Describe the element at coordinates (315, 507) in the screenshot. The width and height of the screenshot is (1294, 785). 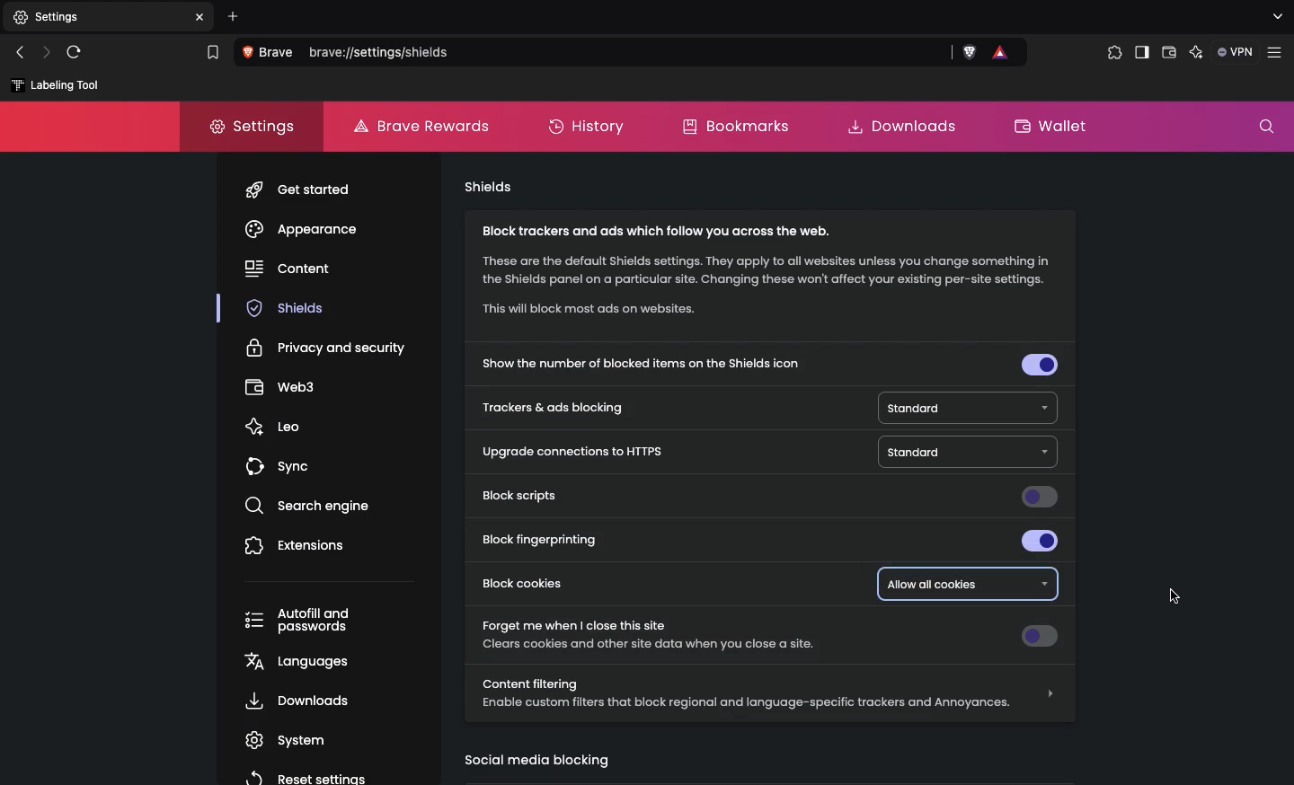
I see `search engine` at that location.